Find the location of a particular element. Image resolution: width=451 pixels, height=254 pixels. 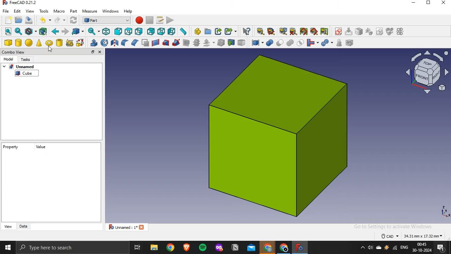

fit selection is located at coordinates (17, 31).